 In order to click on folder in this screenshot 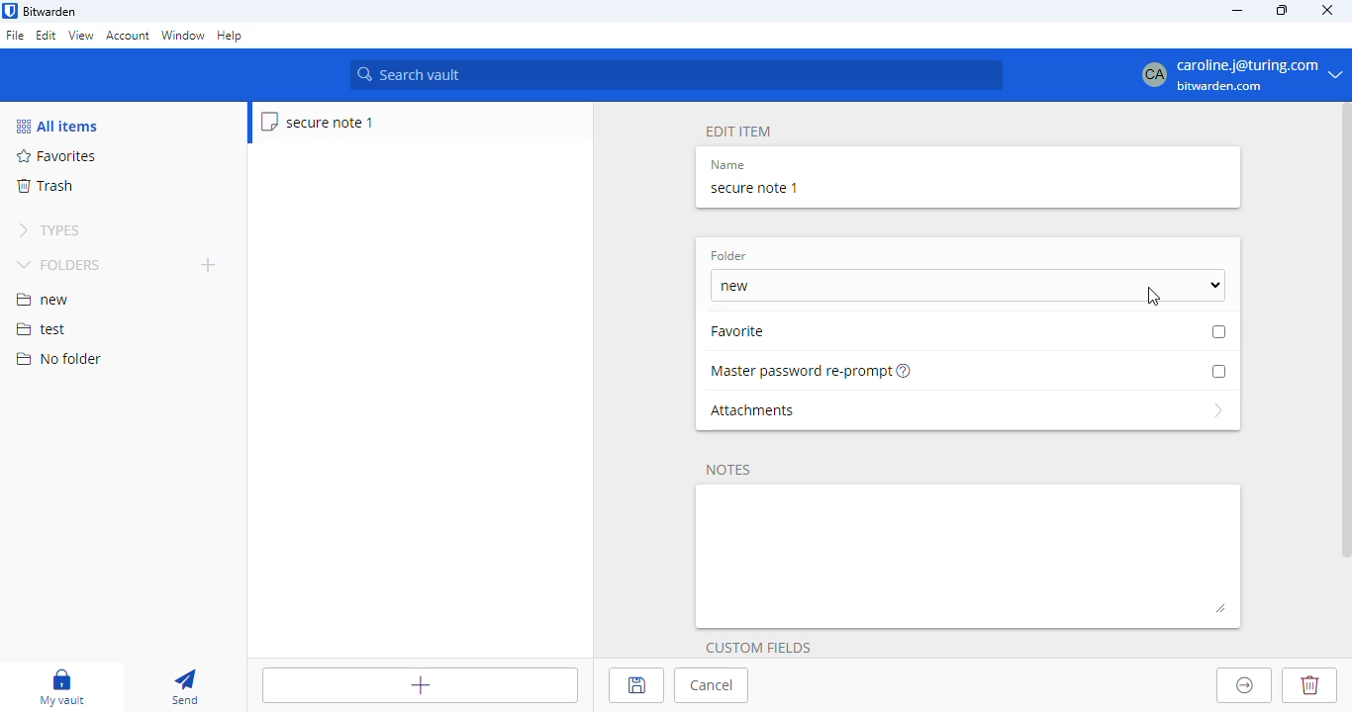, I will do `click(728, 256)`.